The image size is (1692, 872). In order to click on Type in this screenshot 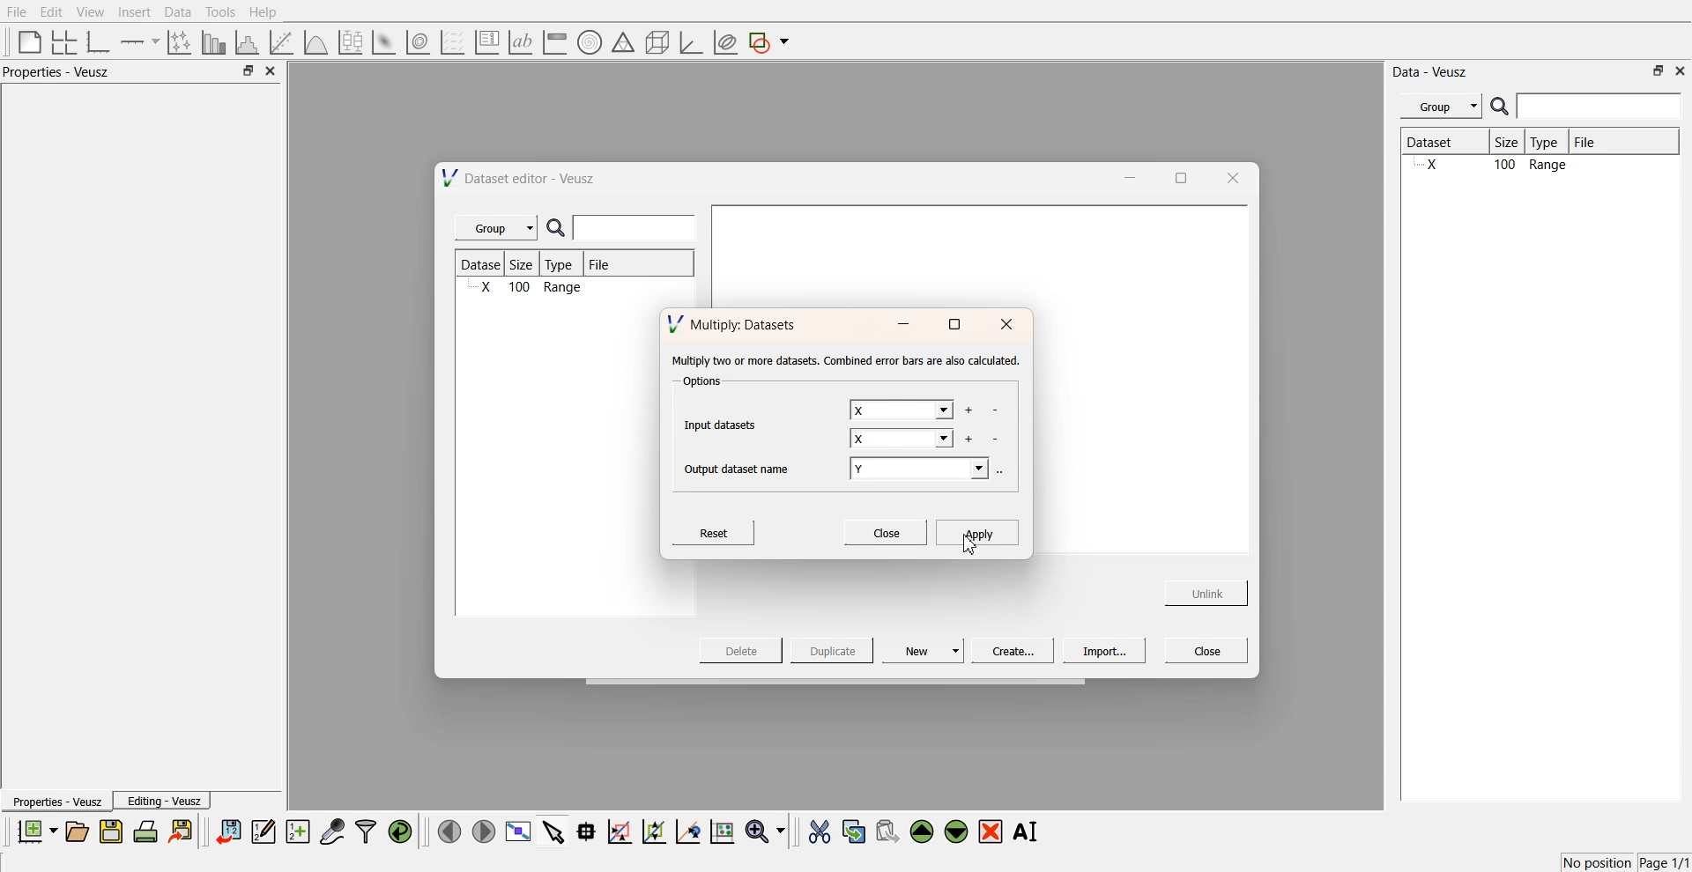, I will do `click(1549, 143)`.